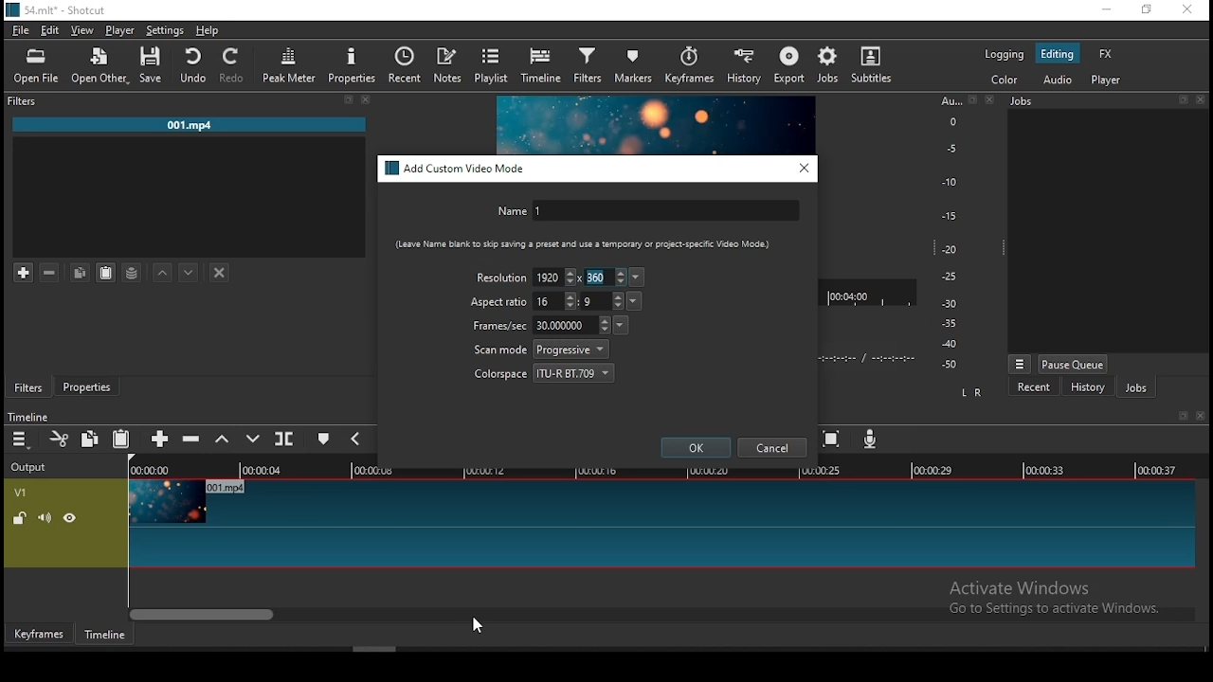  I want to click on minimize, so click(1106, 10).